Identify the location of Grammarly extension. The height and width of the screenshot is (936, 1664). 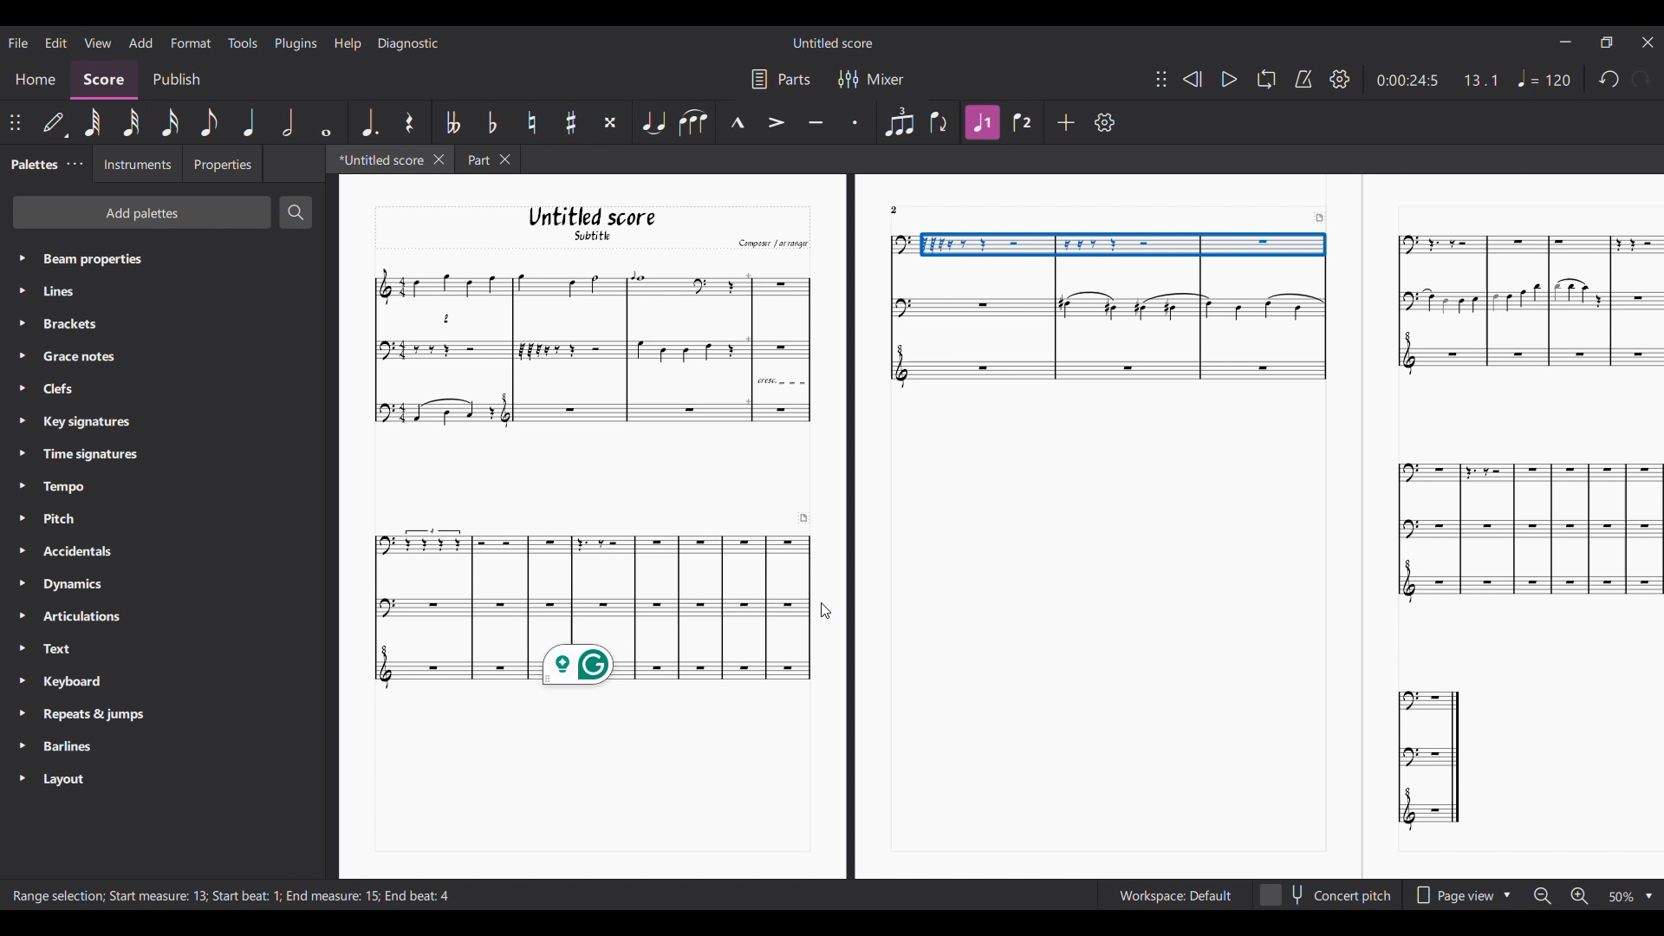
(578, 665).